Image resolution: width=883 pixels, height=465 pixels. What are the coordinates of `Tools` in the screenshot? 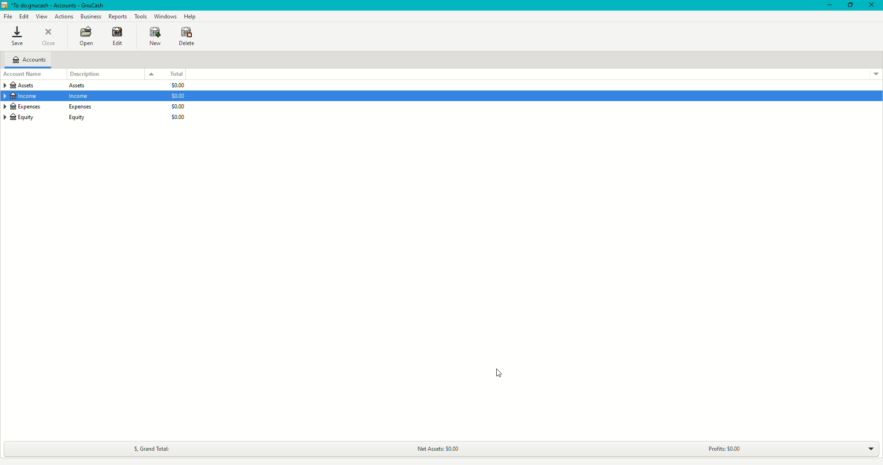 It's located at (142, 17).